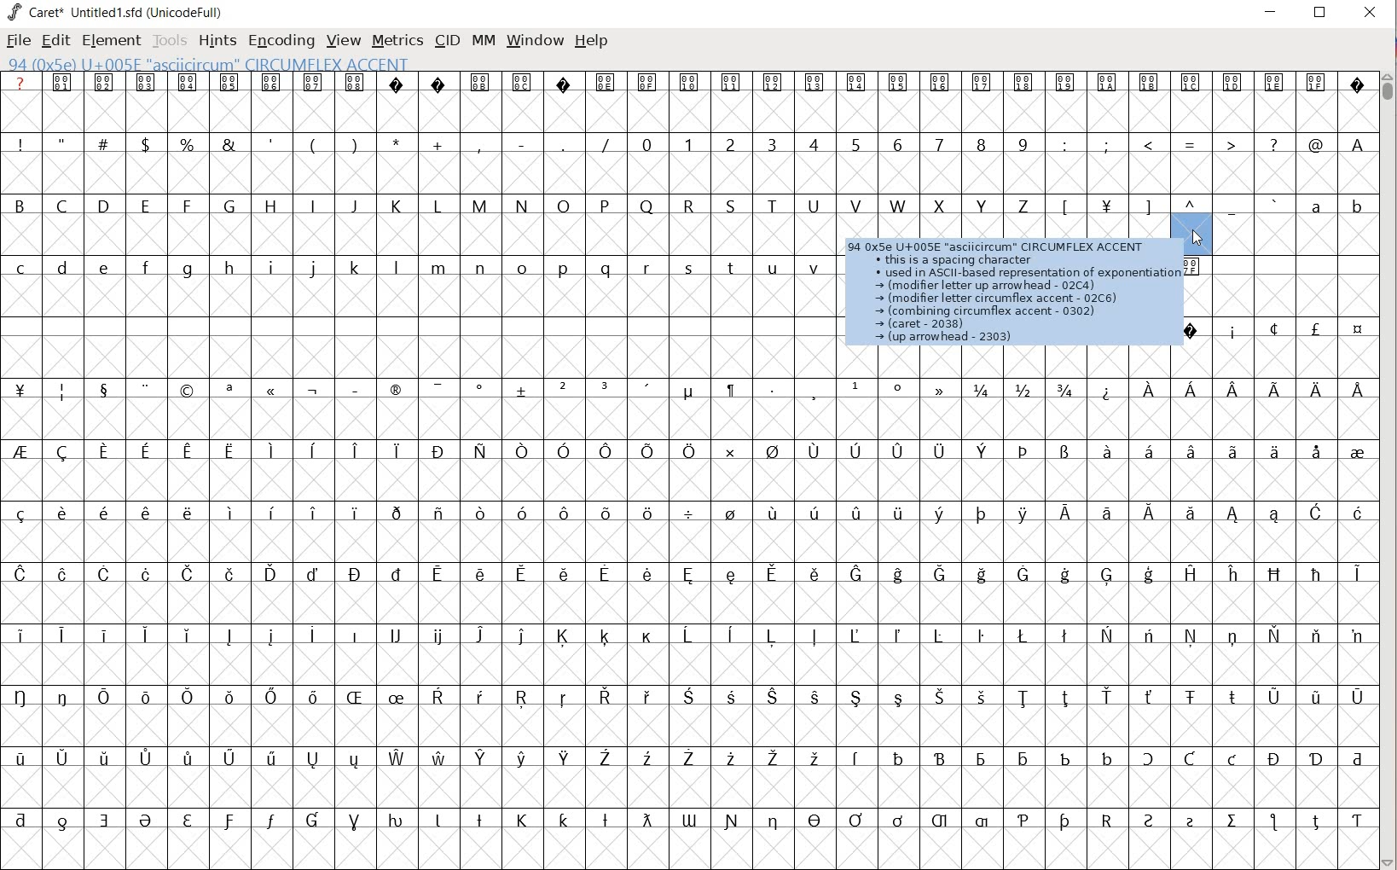  What do you see at coordinates (480, 40) in the screenshot?
I see `MM` at bounding box center [480, 40].